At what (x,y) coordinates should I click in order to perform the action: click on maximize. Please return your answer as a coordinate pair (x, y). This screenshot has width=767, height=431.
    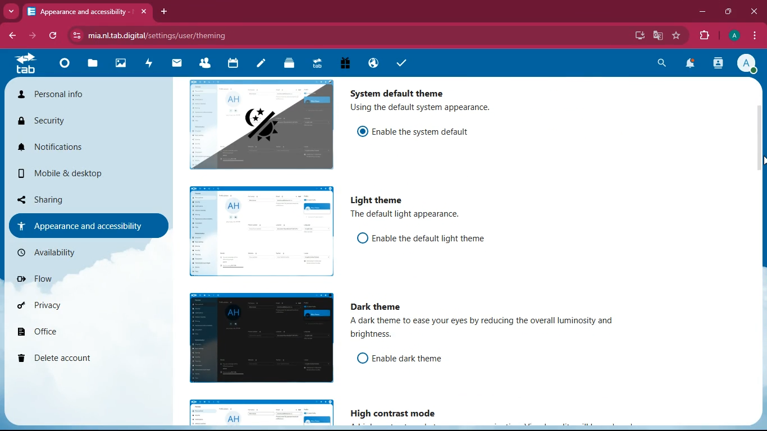
    Looking at the image, I should click on (729, 12).